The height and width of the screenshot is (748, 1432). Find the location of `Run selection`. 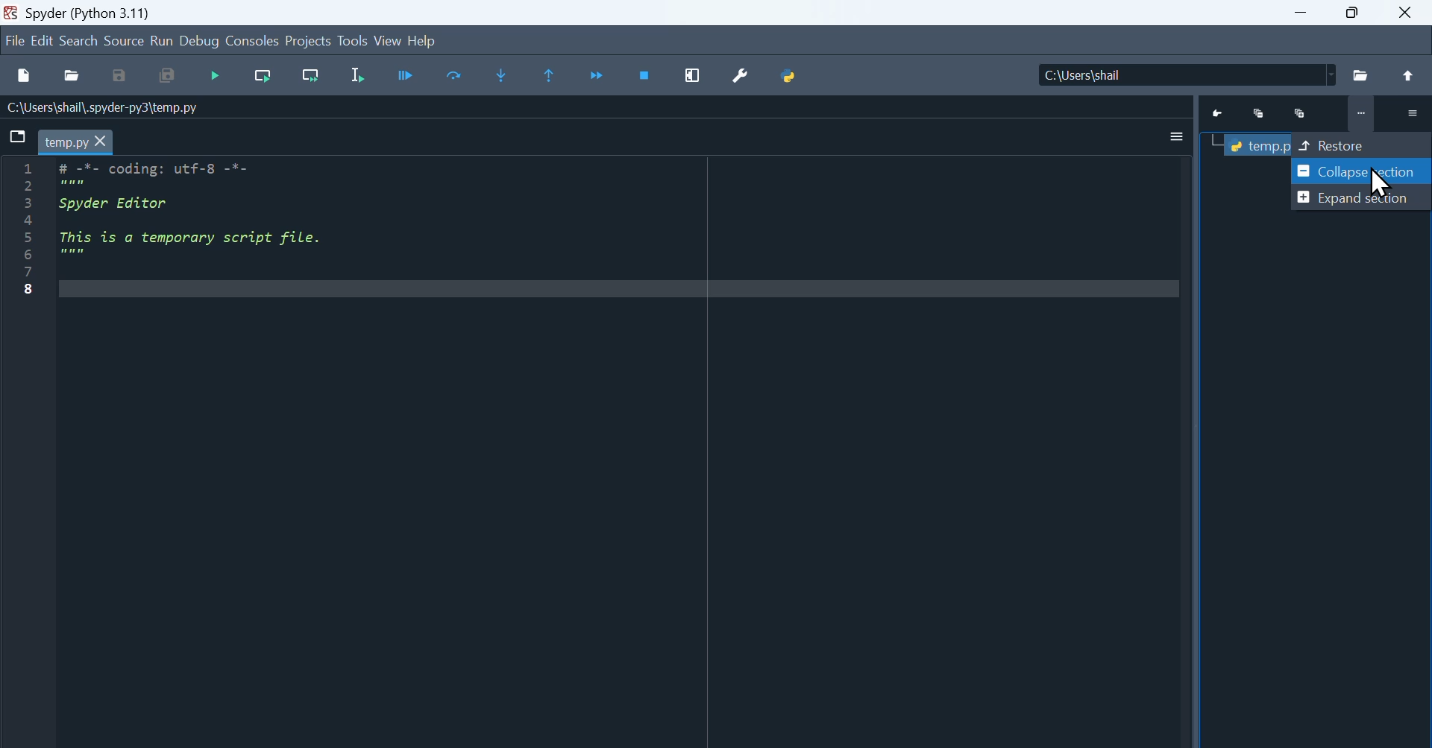

Run selection is located at coordinates (356, 78).